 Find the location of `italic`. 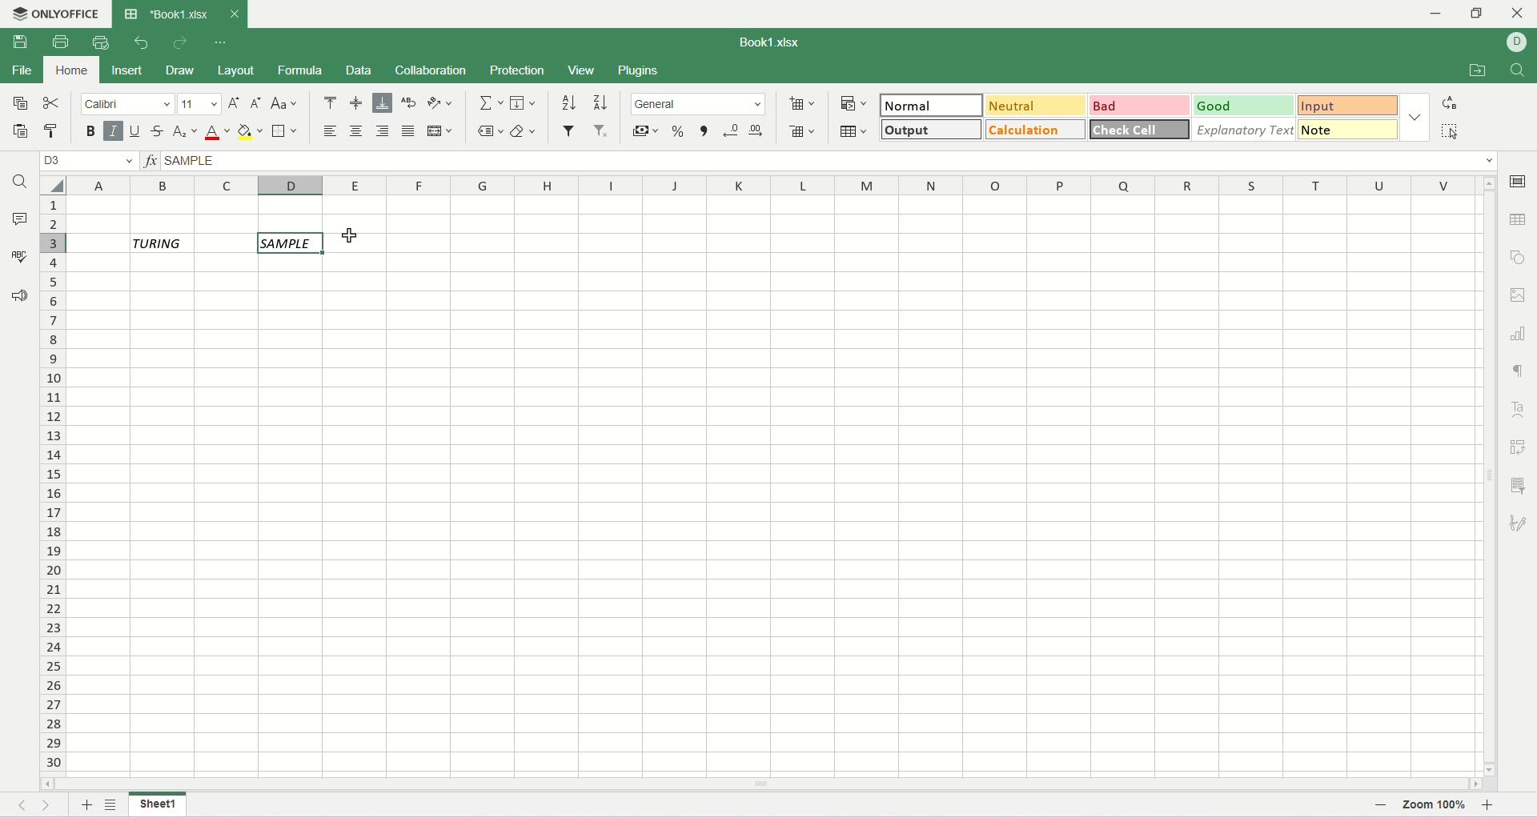

italic is located at coordinates (114, 132).